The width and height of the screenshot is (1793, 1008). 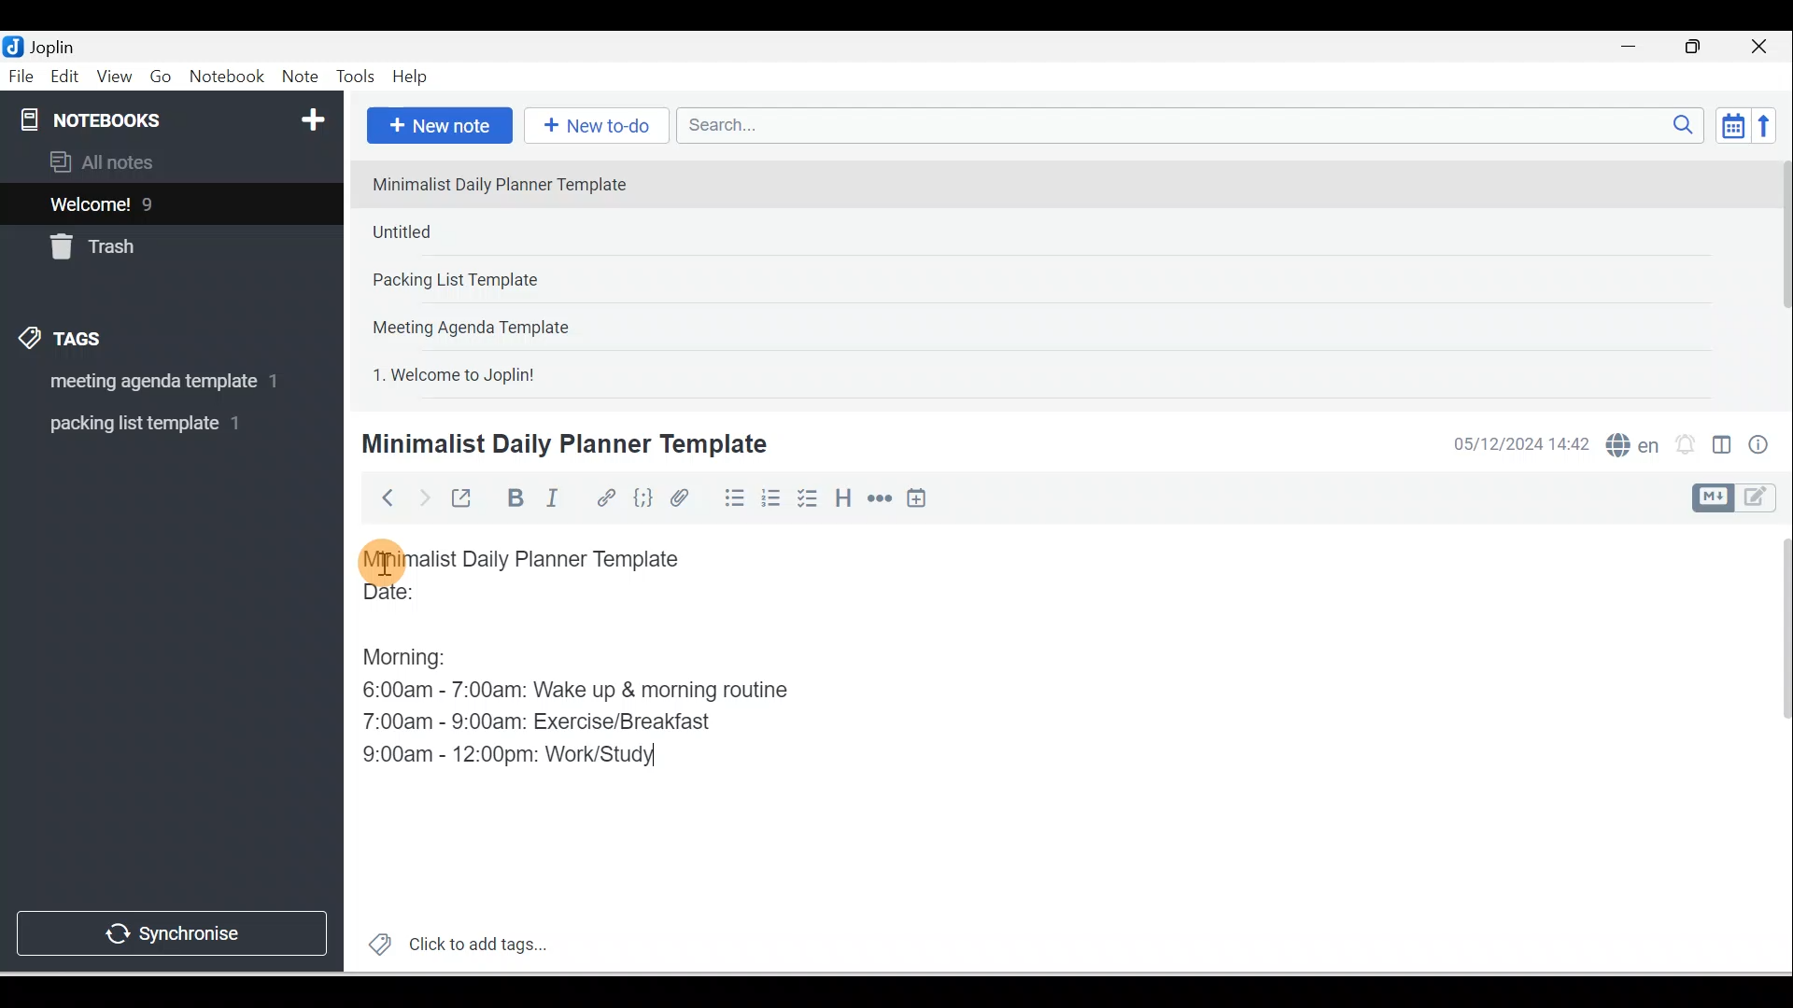 I want to click on Minimalist Daily Planner Template, so click(x=540, y=559).